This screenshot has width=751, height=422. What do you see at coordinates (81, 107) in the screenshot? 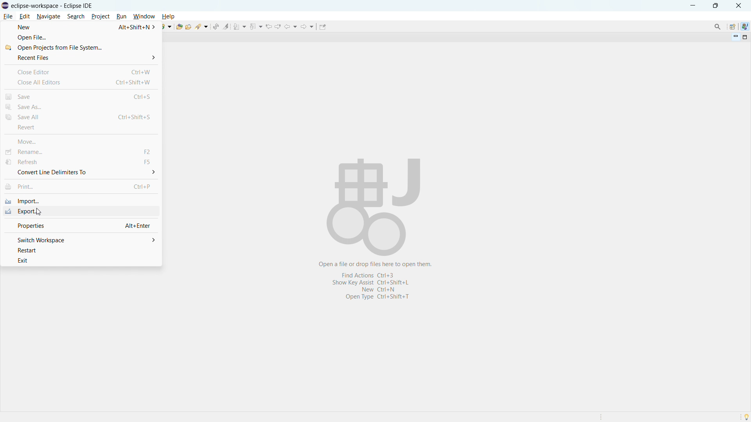
I see `save as` at bounding box center [81, 107].